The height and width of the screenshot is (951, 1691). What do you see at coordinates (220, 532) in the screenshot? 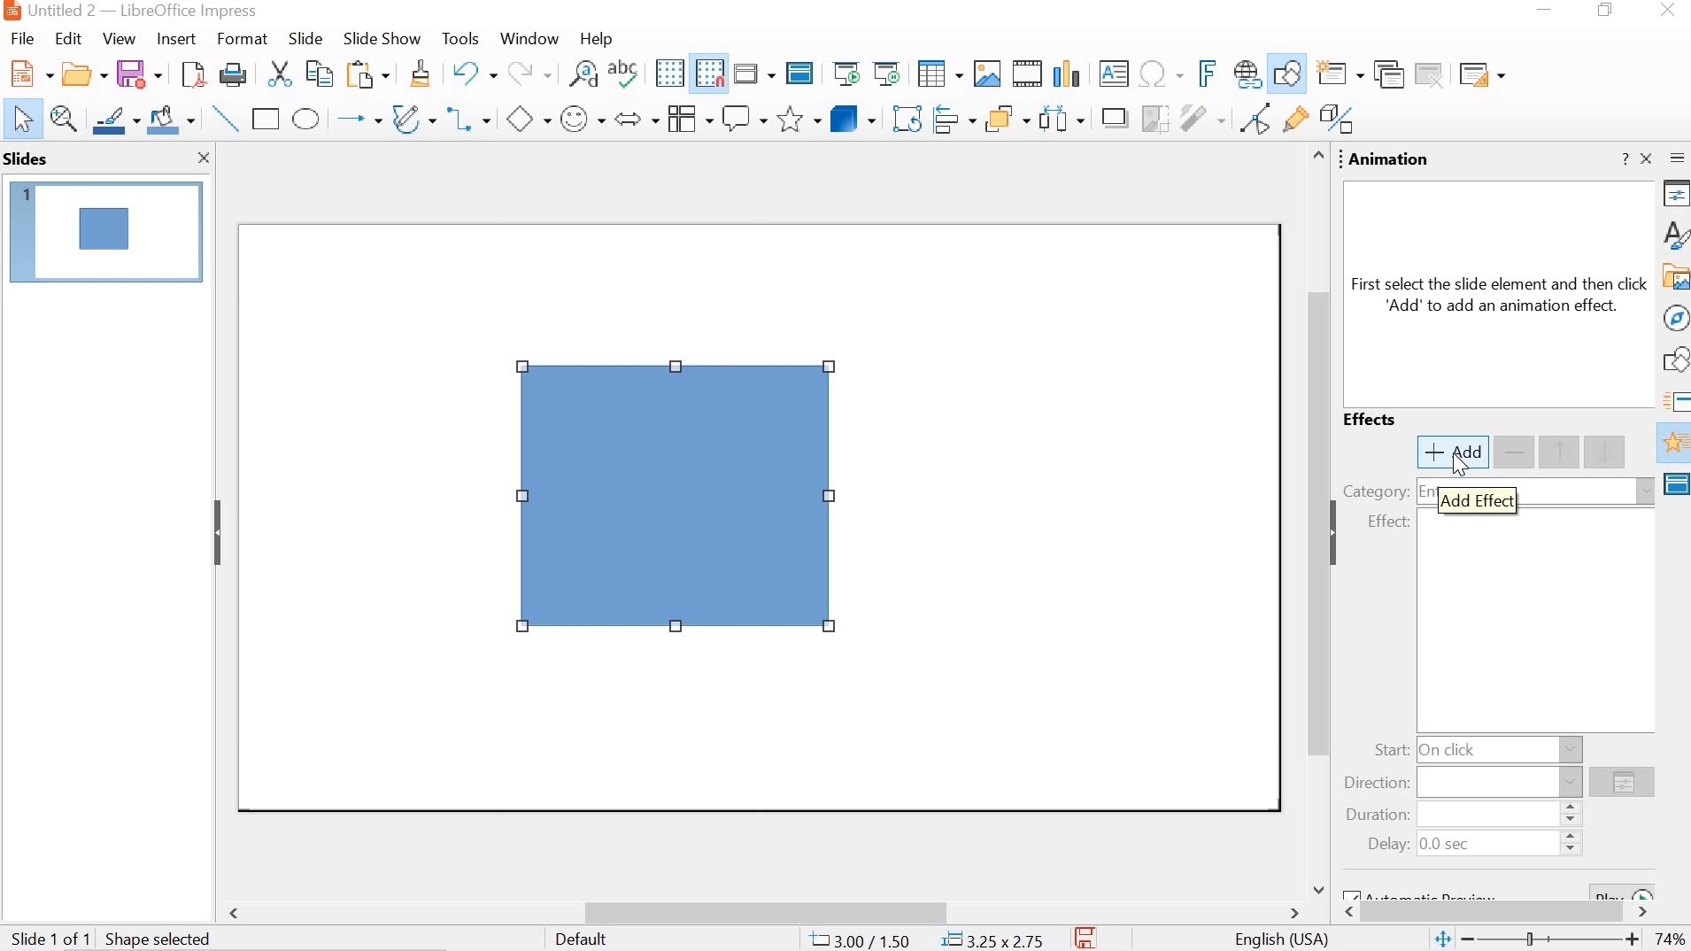
I see `hide` at bounding box center [220, 532].